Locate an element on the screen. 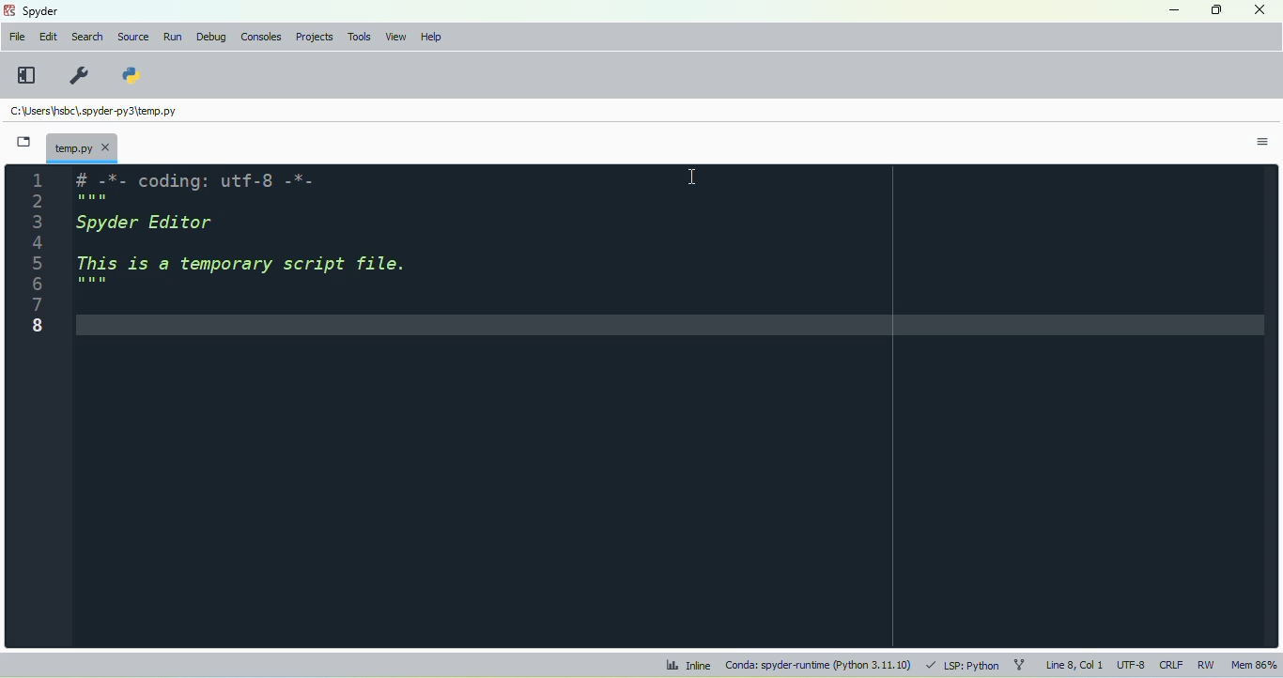  help is located at coordinates (430, 37).